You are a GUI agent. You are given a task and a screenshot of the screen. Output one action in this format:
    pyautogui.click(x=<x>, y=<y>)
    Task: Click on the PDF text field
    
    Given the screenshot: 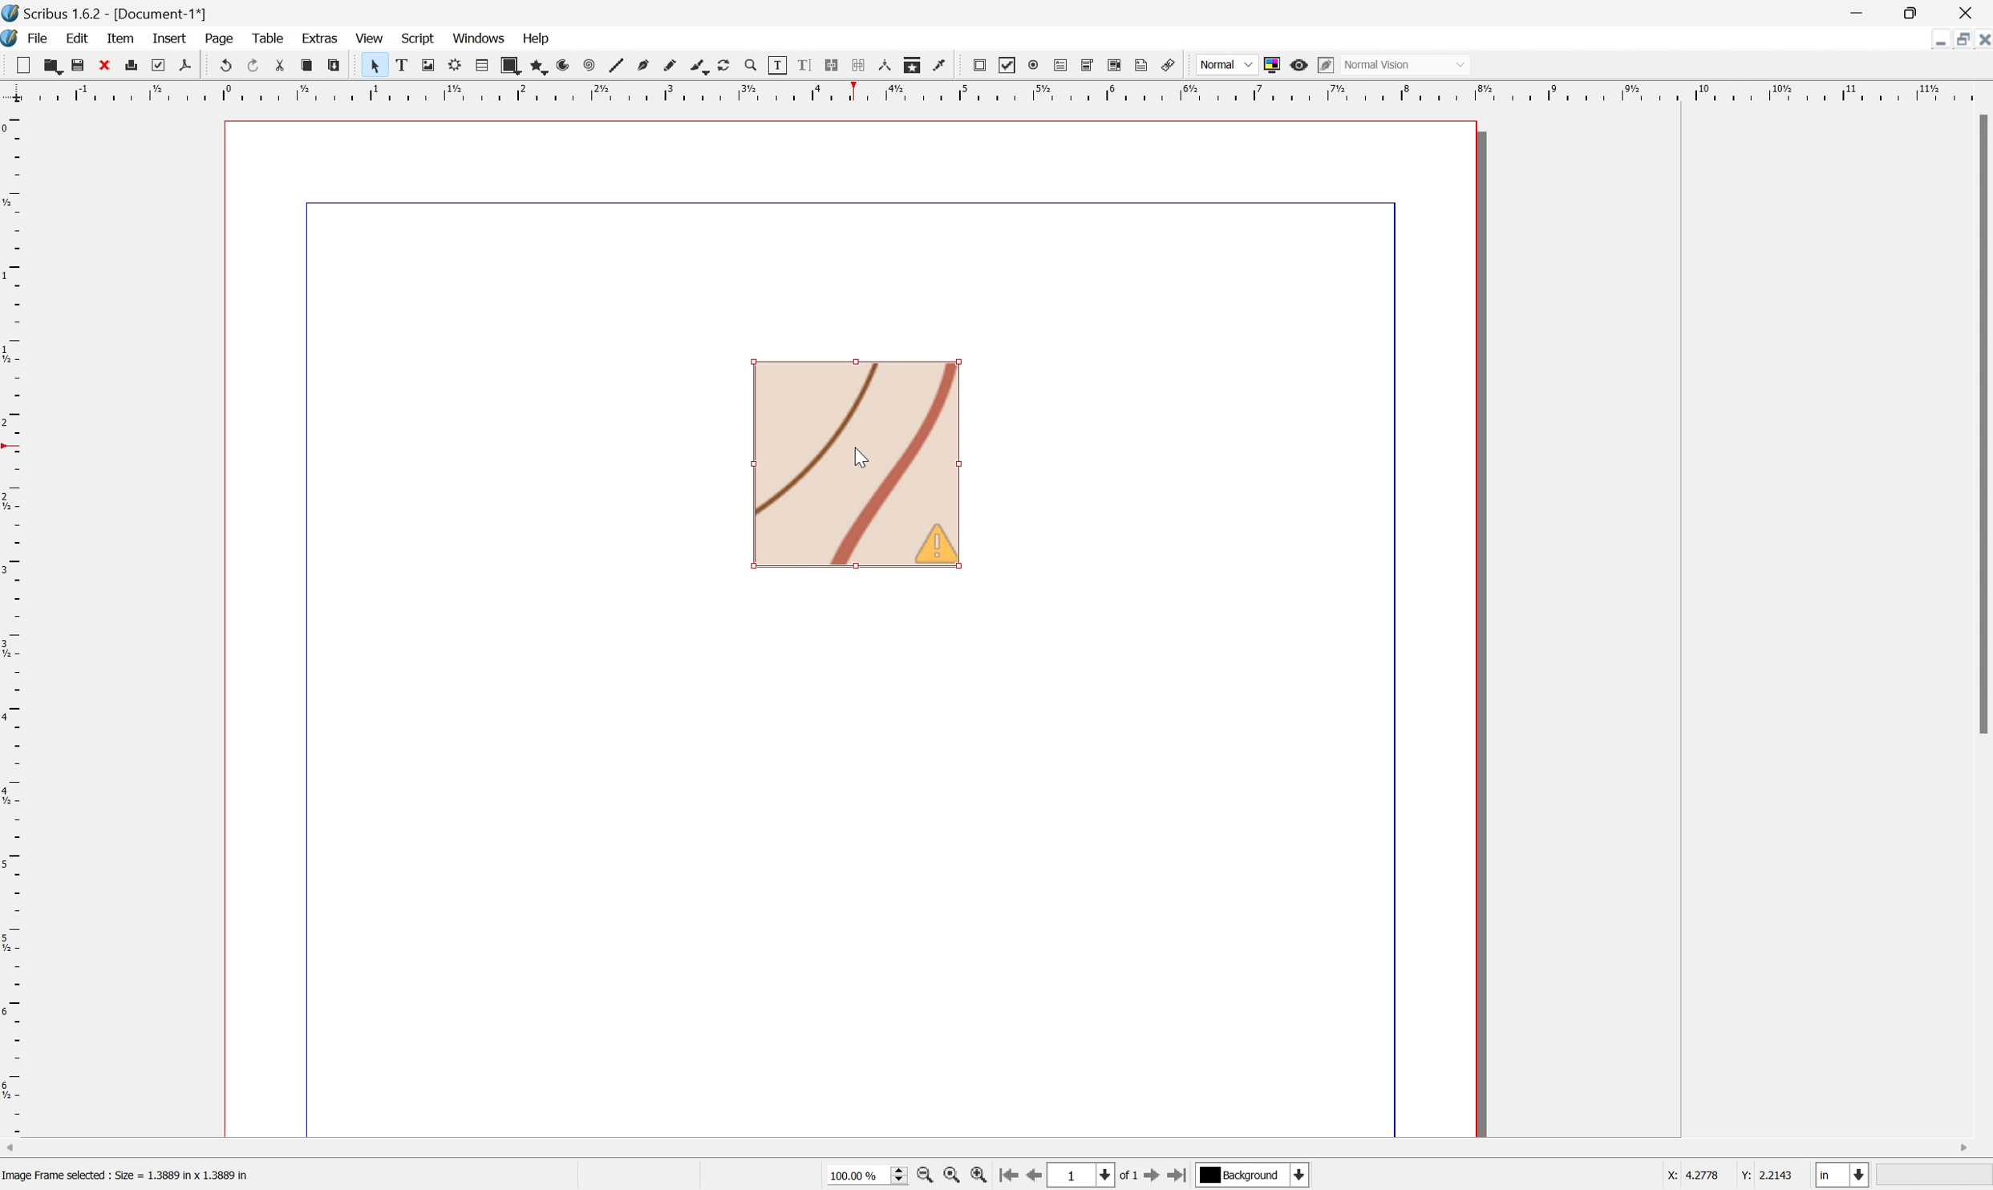 What is the action you would take?
    pyautogui.click(x=1059, y=67)
    